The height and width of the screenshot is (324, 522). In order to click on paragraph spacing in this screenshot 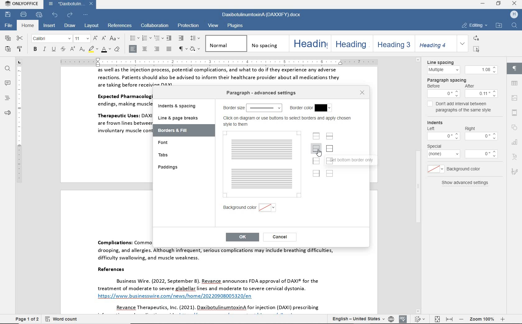, I will do `click(462, 87)`.